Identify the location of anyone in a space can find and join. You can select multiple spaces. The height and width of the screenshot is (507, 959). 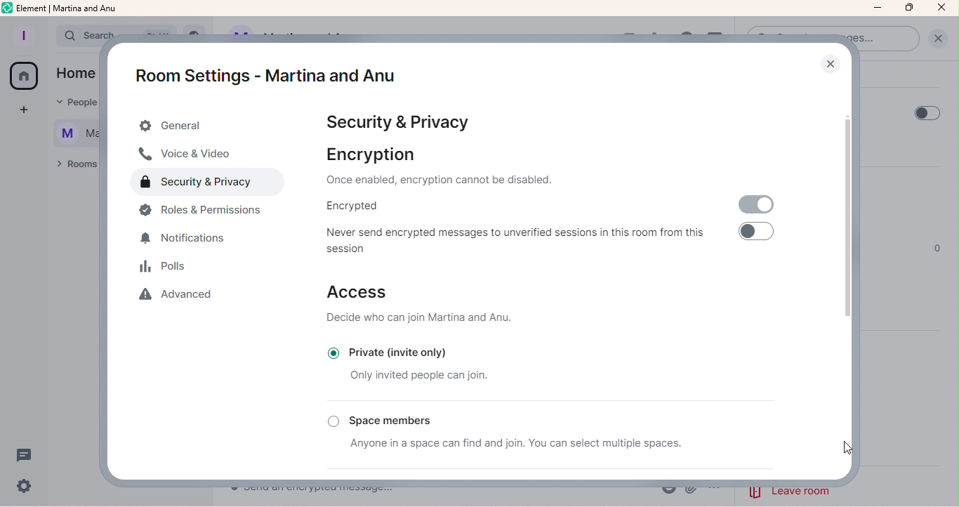
(508, 444).